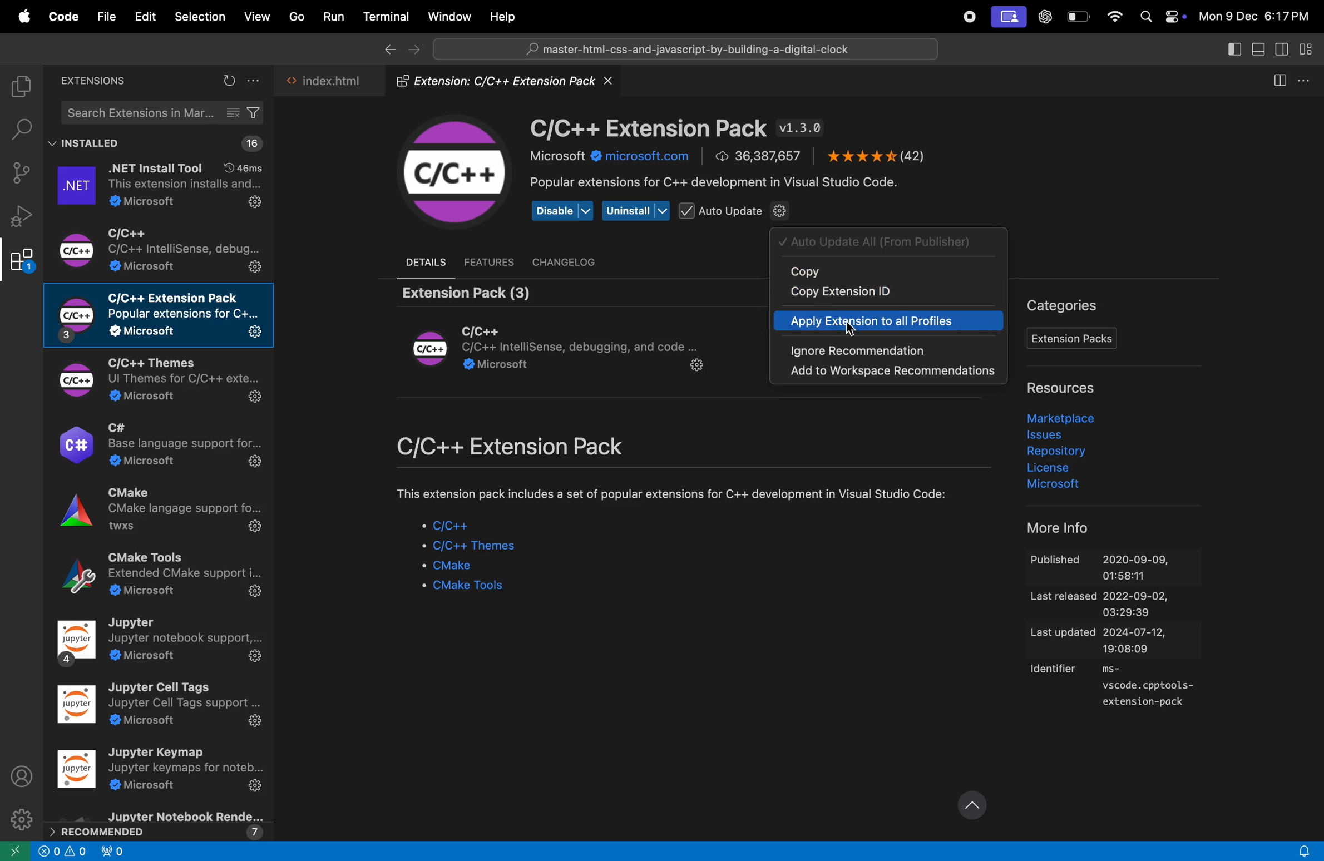  Describe the element at coordinates (1060, 468) in the screenshot. I see `liscence` at that location.